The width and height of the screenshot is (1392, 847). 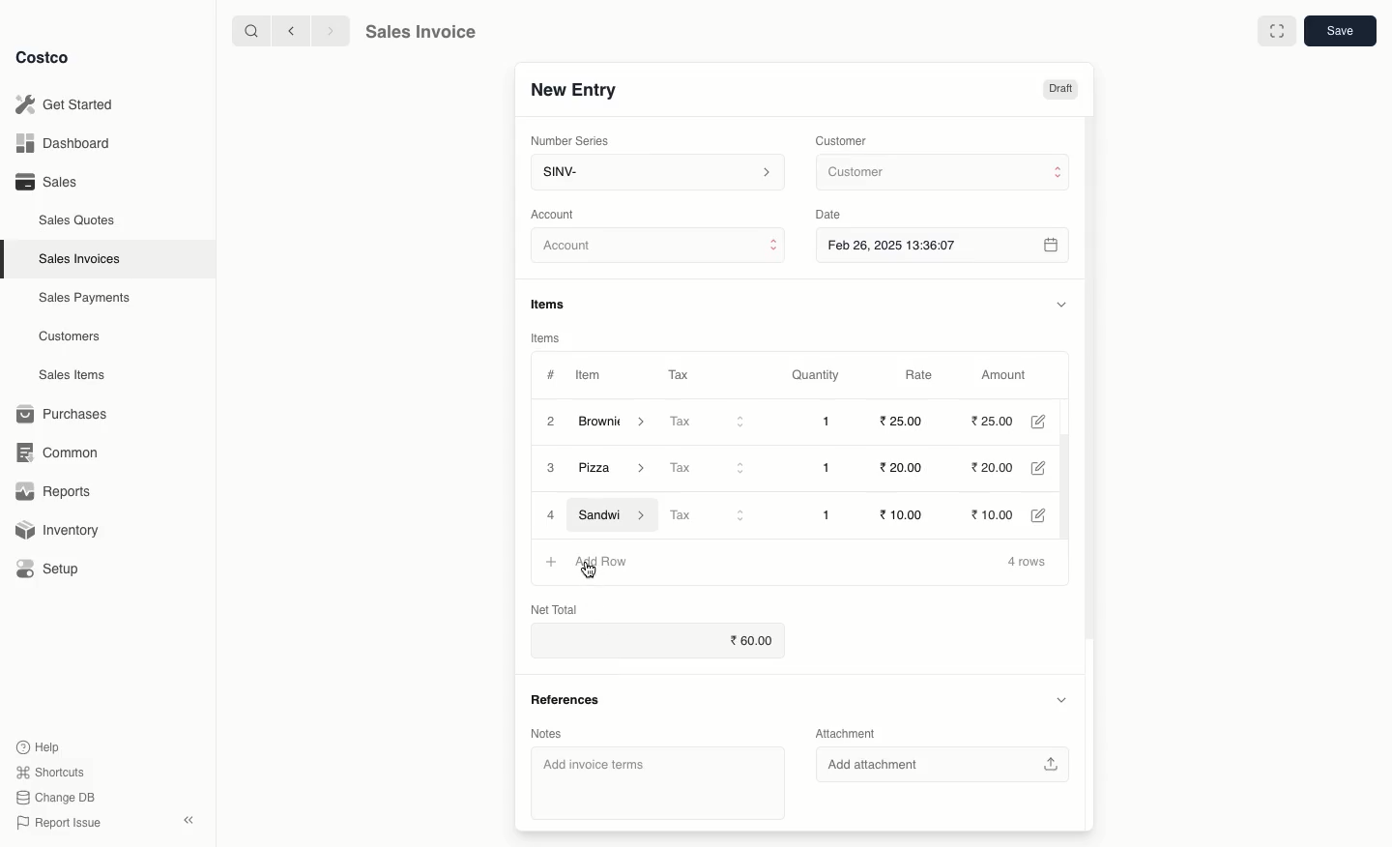 What do you see at coordinates (55, 569) in the screenshot?
I see `Setup` at bounding box center [55, 569].